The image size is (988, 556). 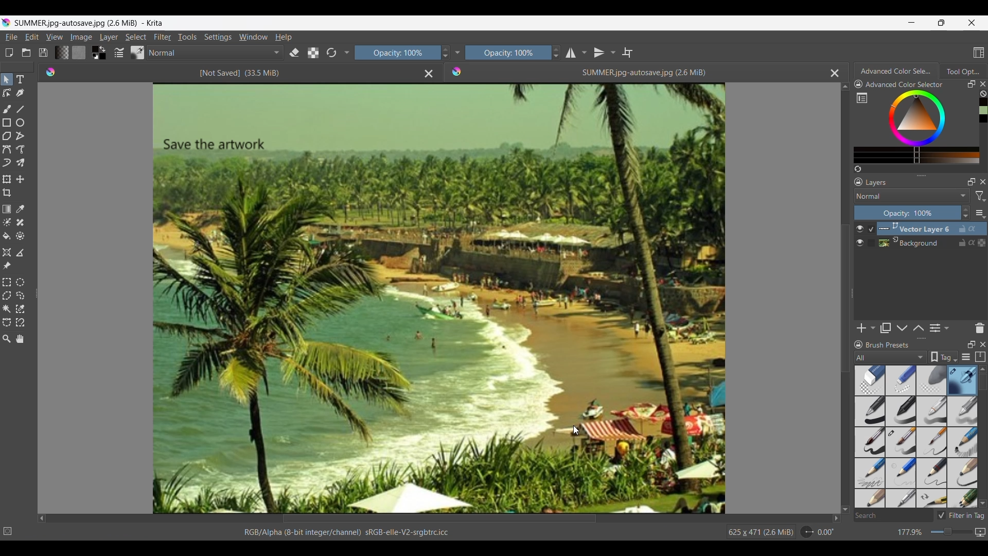 What do you see at coordinates (982, 370) in the screenshot?
I see `Quick slide to top` at bounding box center [982, 370].